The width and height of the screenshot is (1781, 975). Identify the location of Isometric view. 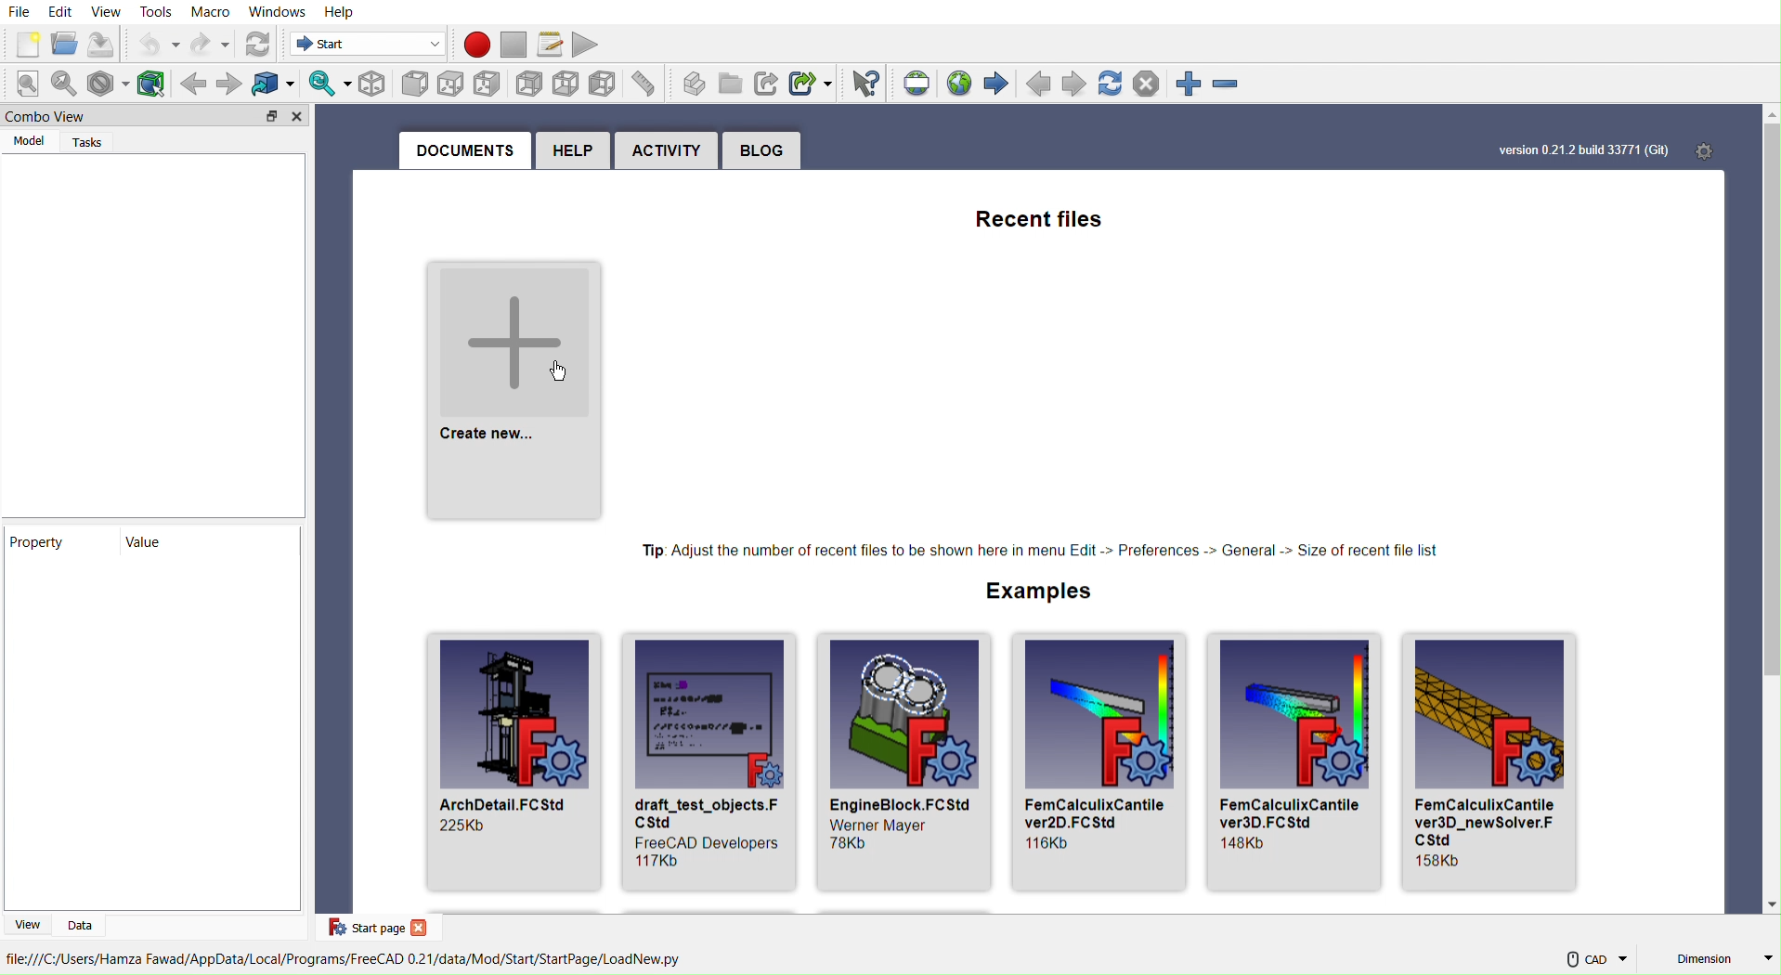
(373, 85).